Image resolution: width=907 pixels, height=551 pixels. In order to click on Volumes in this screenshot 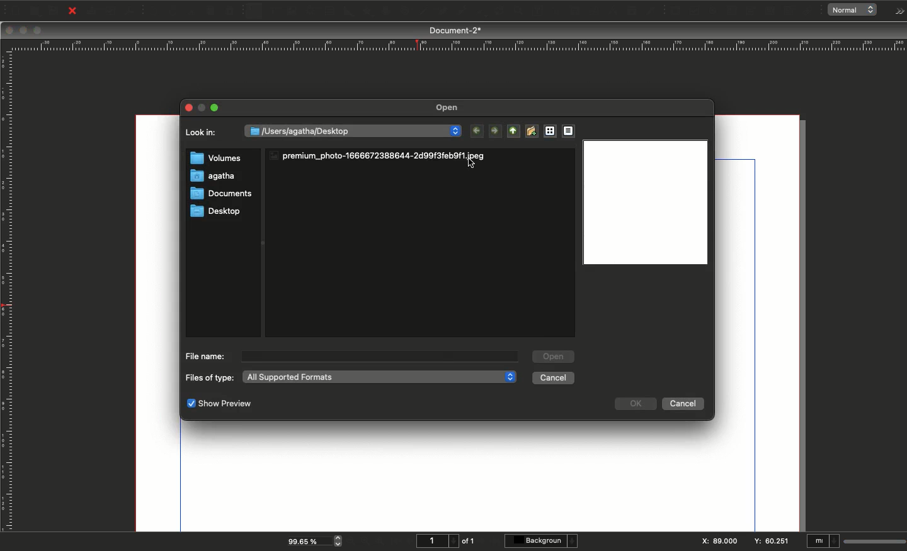, I will do `click(215, 159)`.